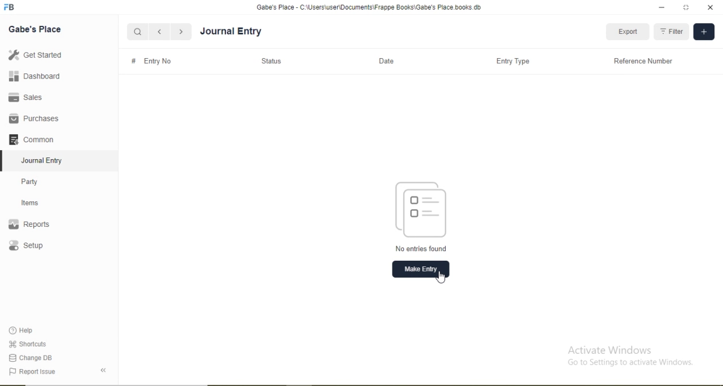 This screenshot has height=386, width=723. I want to click on ‘Report Issue, so click(44, 372).